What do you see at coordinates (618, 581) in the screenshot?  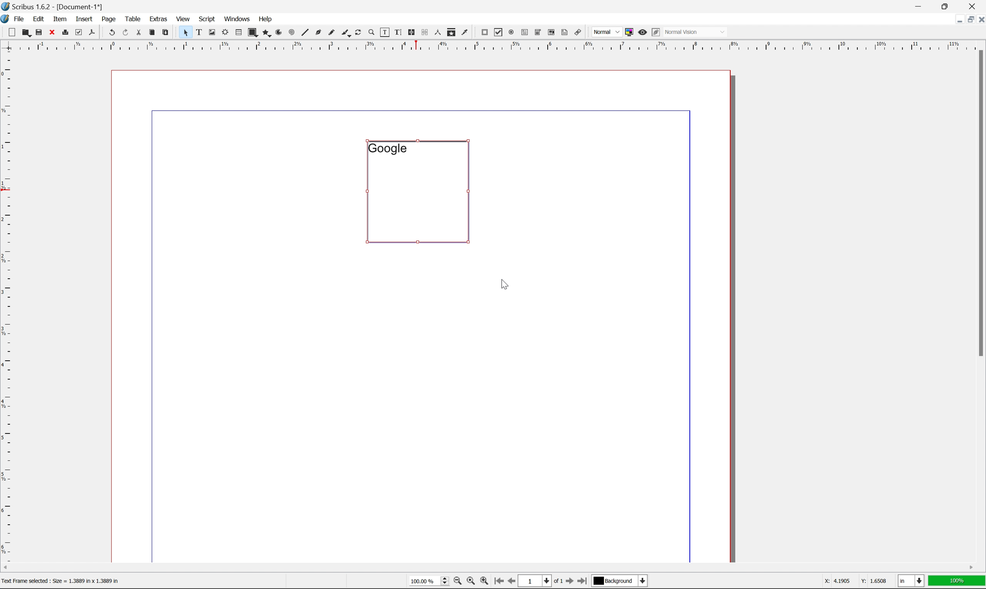 I see `select current layer` at bounding box center [618, 581].